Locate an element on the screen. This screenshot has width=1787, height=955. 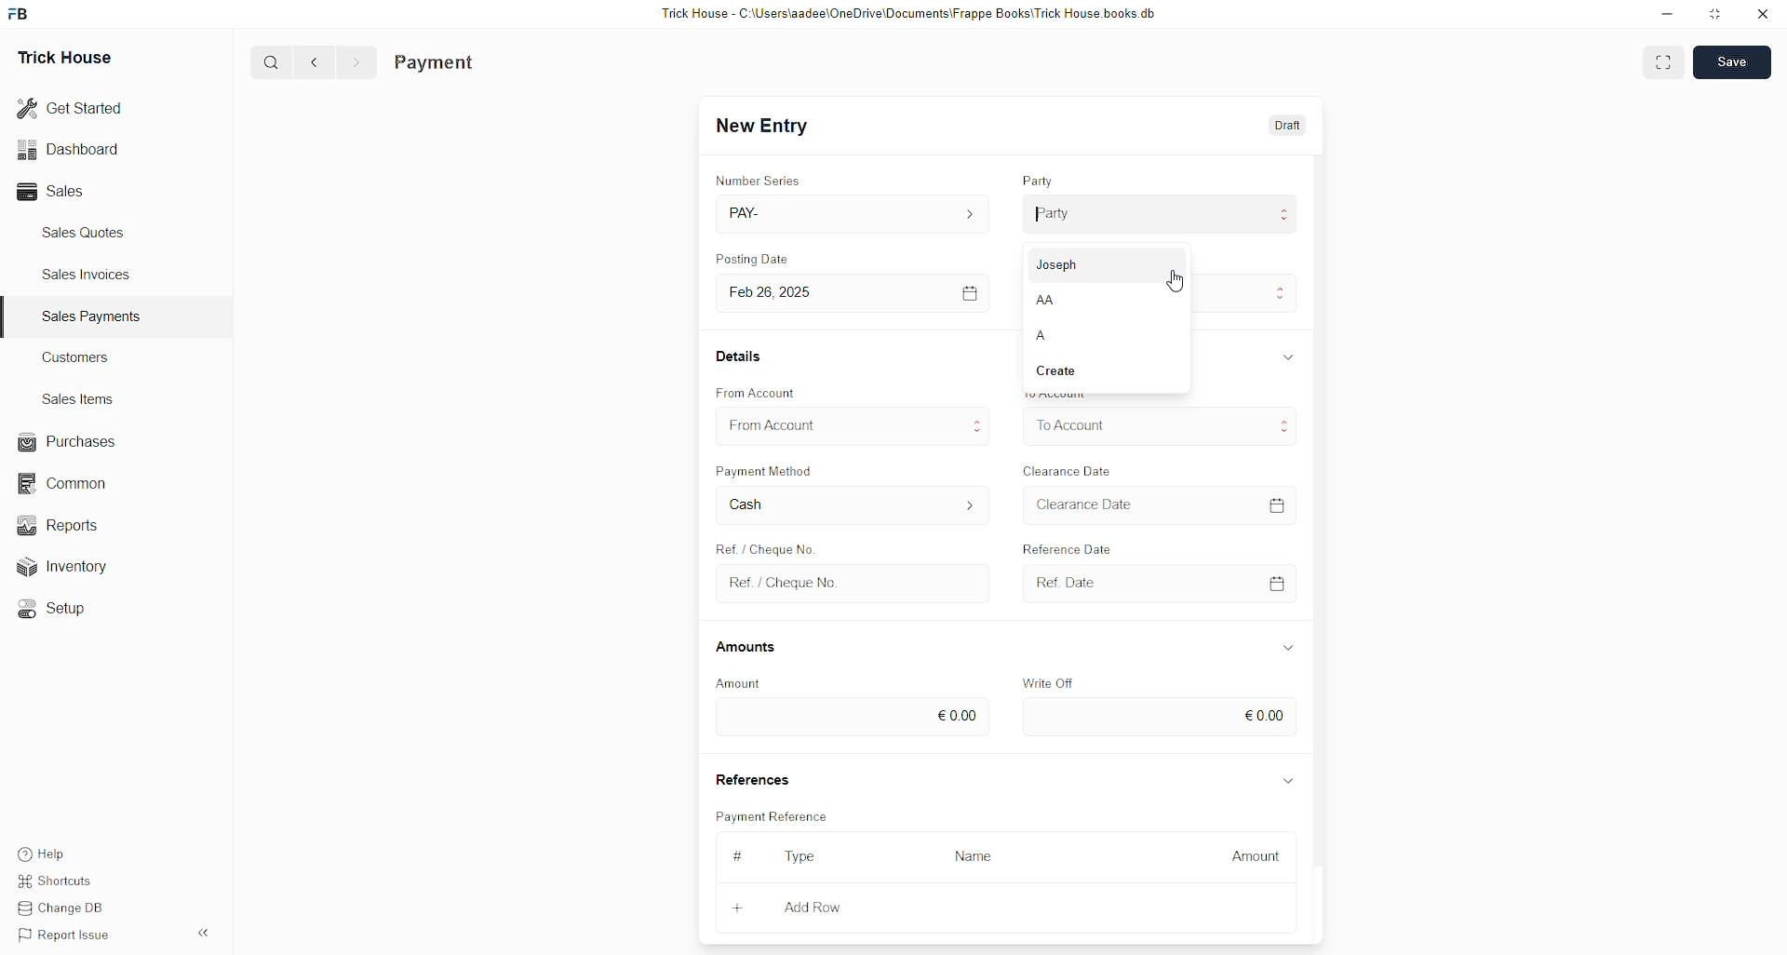
Sales Items is located at coordinates (79, 399).